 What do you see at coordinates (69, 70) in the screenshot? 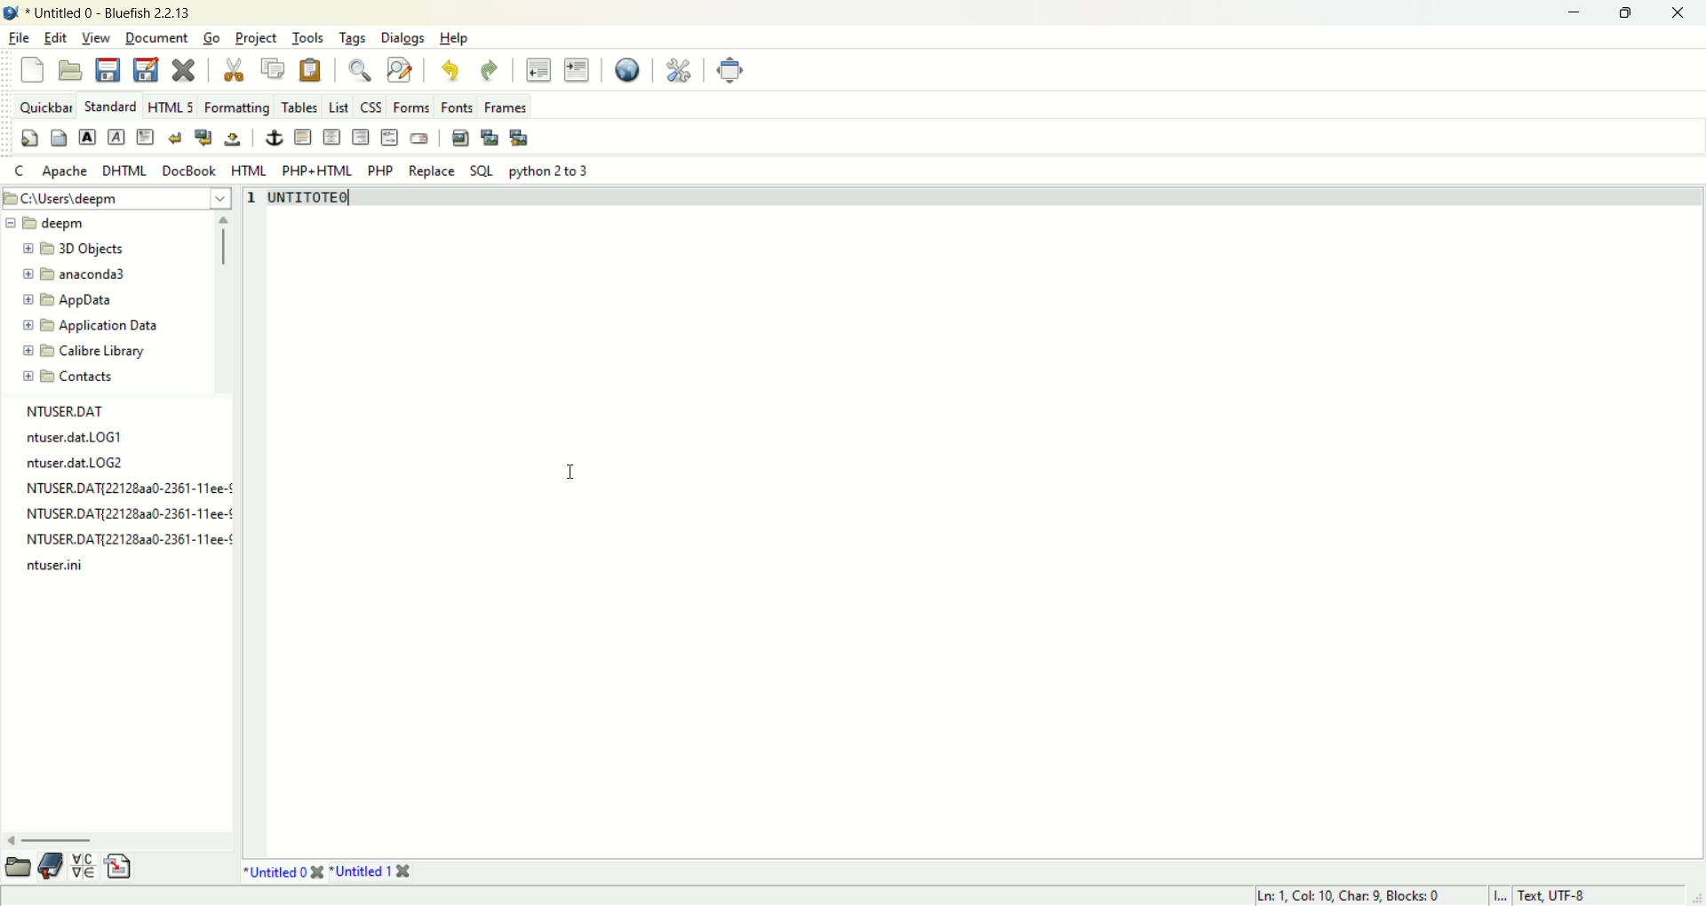
I see `open` at bounding box center [69, 70].